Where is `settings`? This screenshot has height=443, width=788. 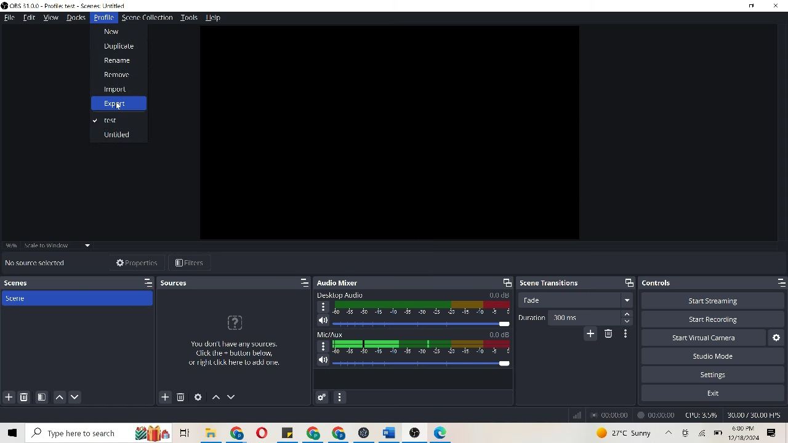 settings is located at coordinates (719, 375).